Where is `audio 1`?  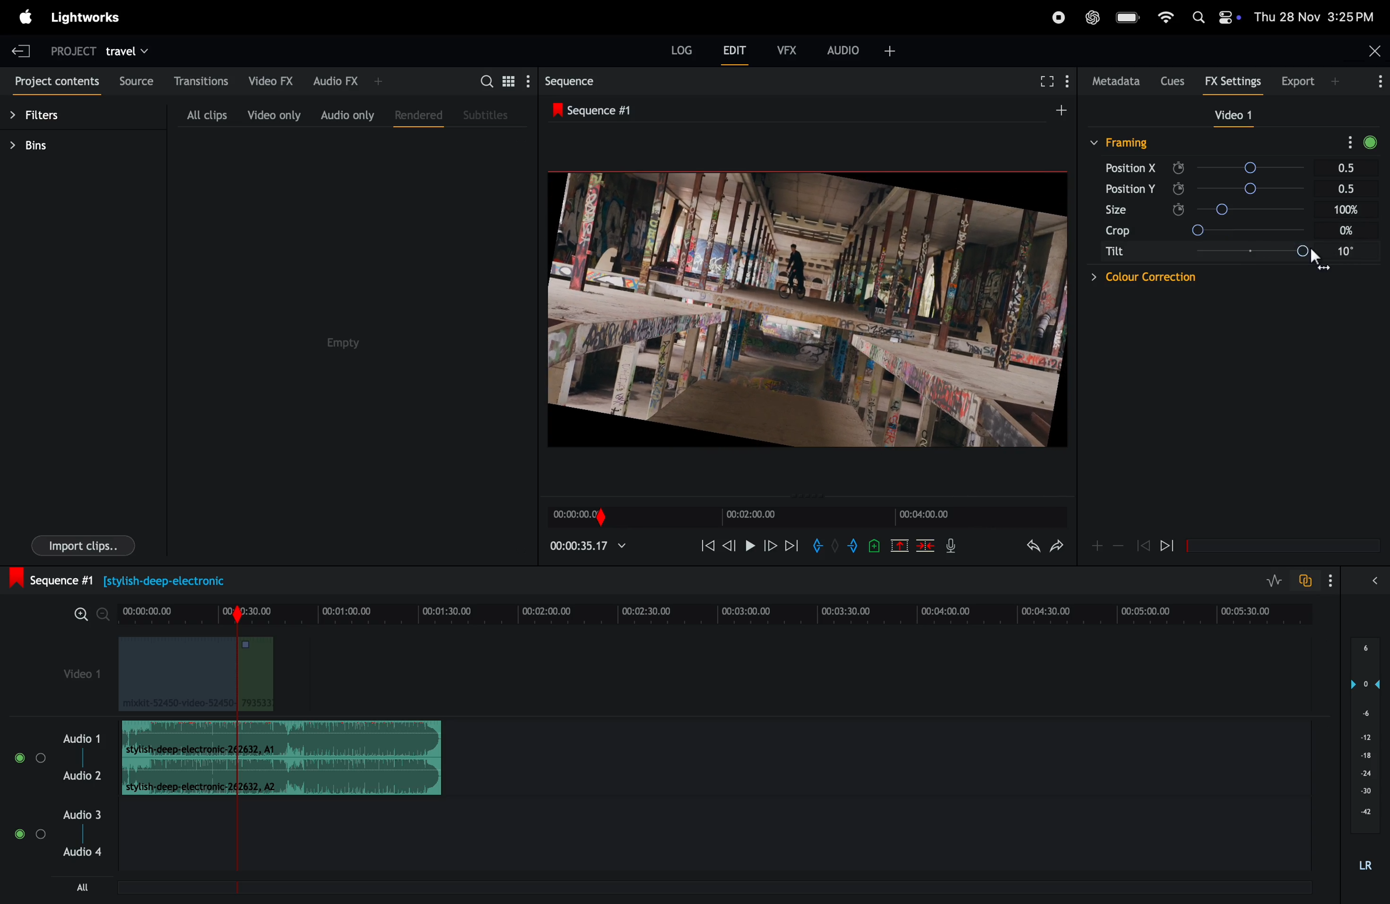 audio 1 is located at coordinates (82, 739).